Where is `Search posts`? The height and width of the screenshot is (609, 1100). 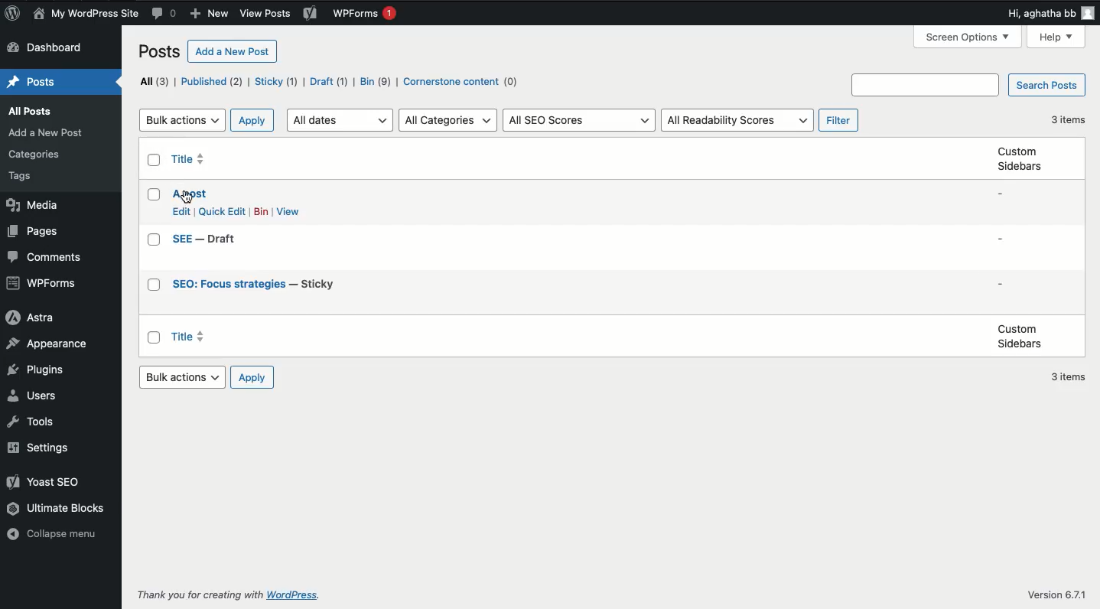
Search posts is located at coordinates (968, 85).